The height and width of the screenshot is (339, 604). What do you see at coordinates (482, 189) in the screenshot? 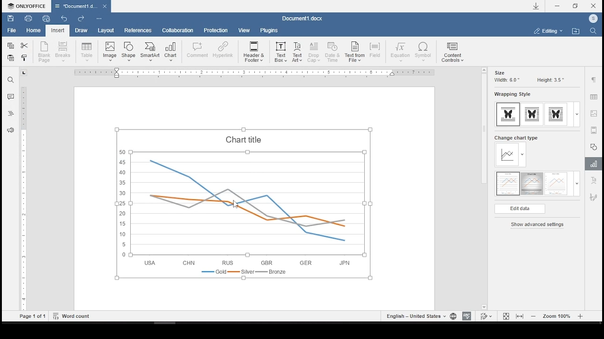
I see `scroll bar` at bounding box center [482, 189].